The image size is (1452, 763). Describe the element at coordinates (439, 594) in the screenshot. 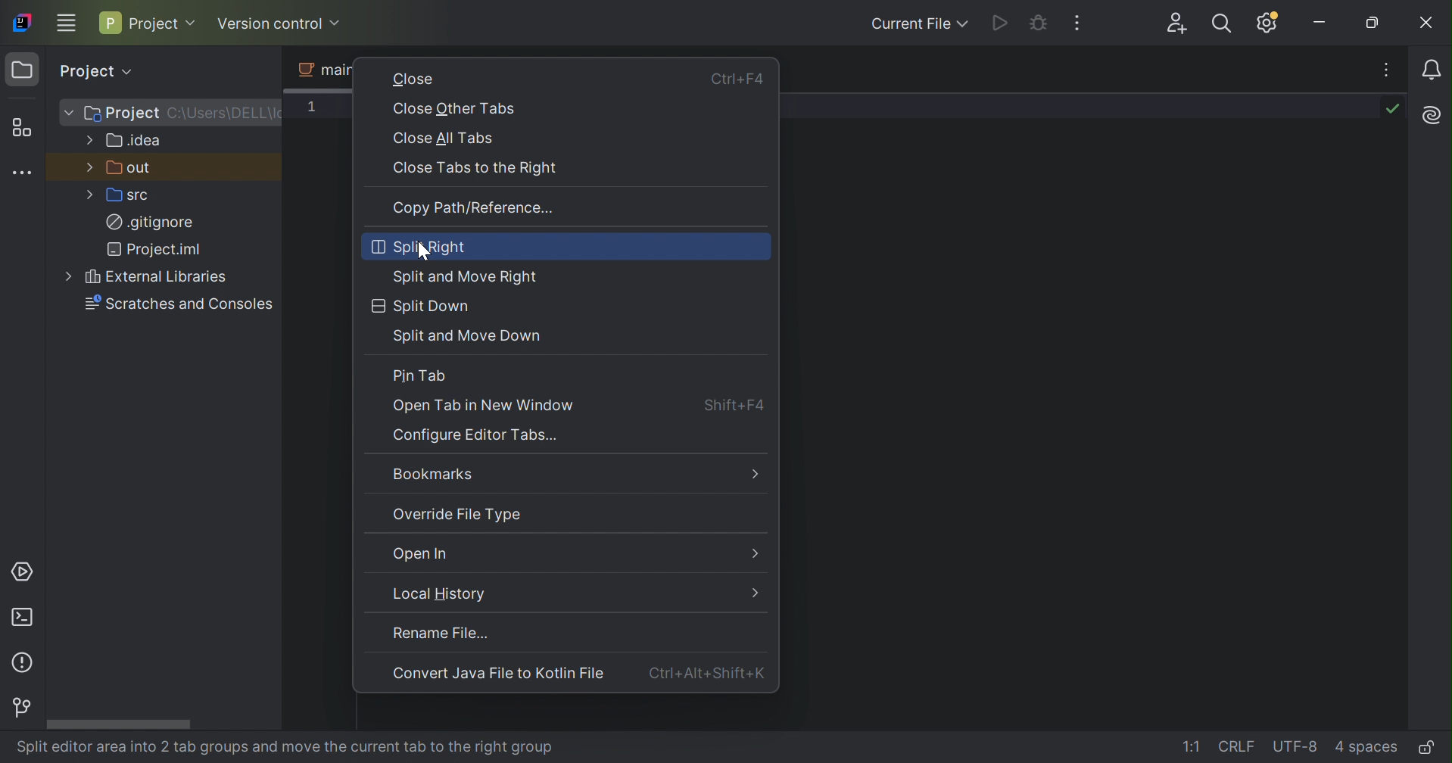

I see `Local history` at that location.